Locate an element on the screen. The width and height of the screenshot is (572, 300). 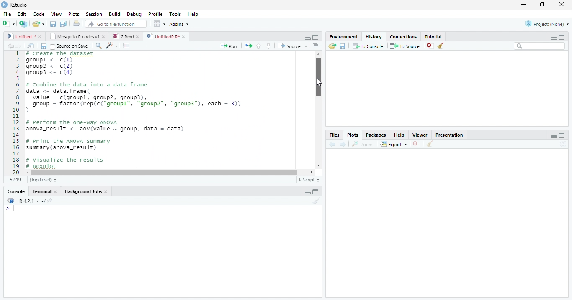
History is located at coordinates (374, 36).